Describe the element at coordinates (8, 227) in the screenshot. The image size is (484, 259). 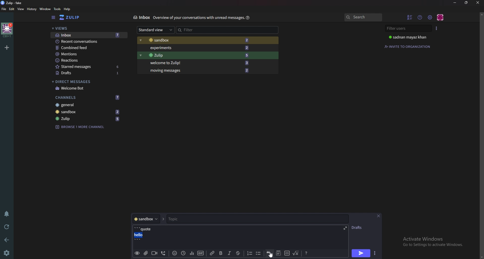
I see `Reload` at that location.